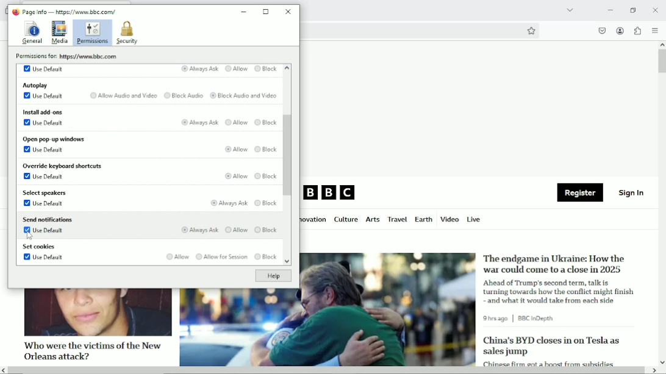 The image size is (666, 374). What do you see at coordinates (44, 258) in the screenshot?
I see `Use default` at bounding box center [44, 258].